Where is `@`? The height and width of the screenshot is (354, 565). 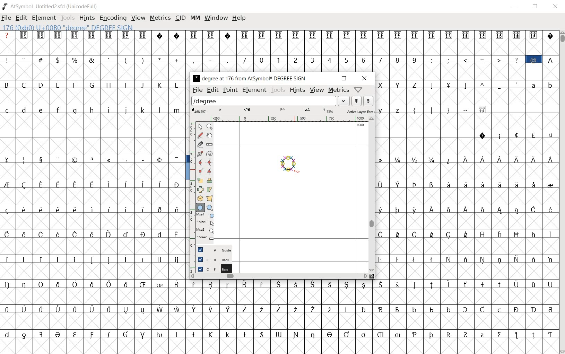
@ is located at coordinates (534, 59).